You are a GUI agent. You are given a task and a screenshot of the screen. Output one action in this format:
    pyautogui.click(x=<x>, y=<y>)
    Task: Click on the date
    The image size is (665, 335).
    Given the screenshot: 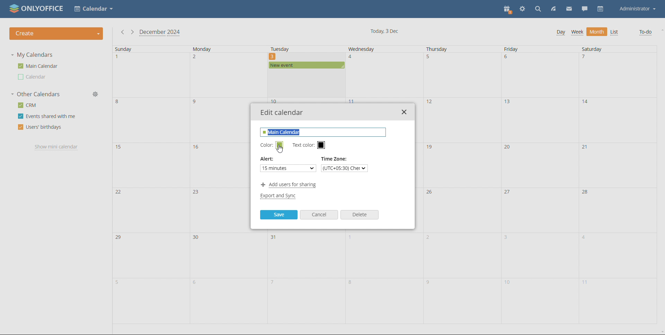 What is the action you would take?
    pyautogui.click(x=460, y=255)
    